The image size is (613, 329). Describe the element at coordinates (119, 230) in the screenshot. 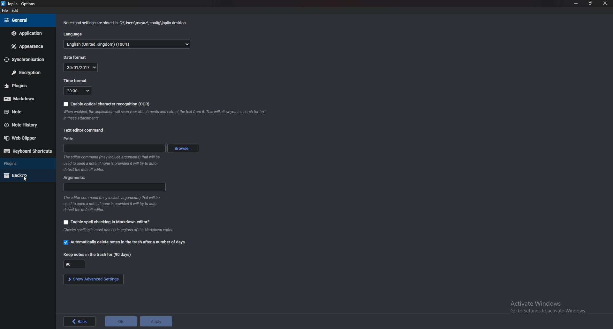

I see `Info` at that location.